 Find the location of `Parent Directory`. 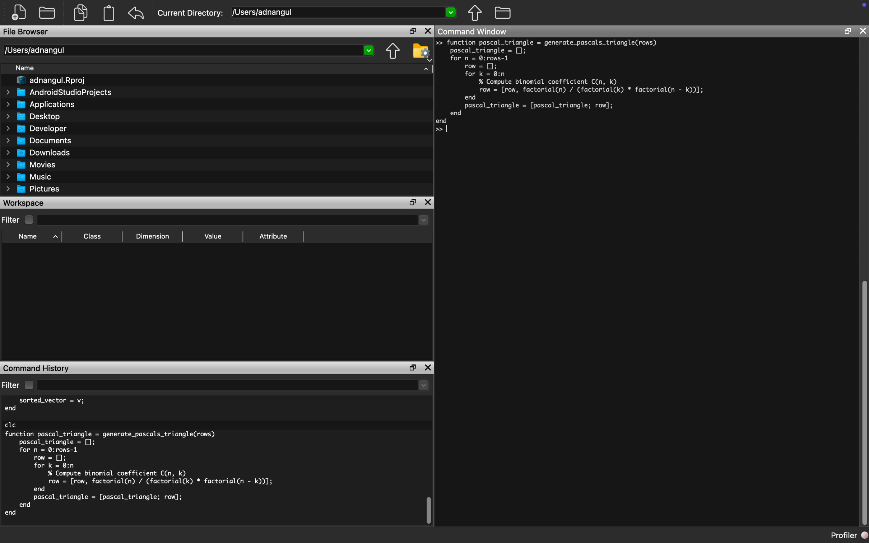

Parent Directory is located at coordinates (475, 13).